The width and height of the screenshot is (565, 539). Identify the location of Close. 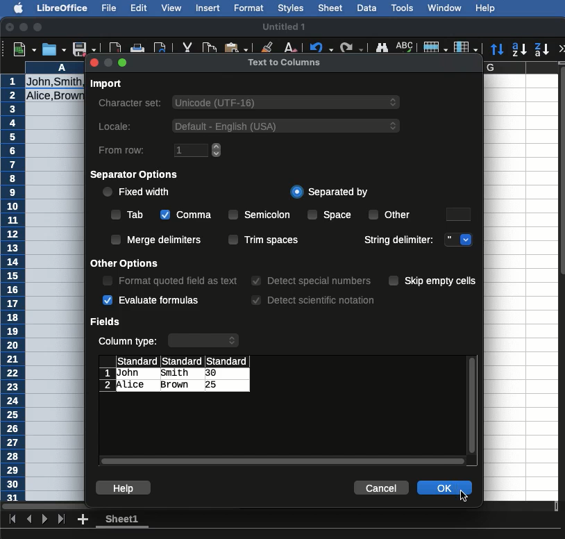
(9, 27).